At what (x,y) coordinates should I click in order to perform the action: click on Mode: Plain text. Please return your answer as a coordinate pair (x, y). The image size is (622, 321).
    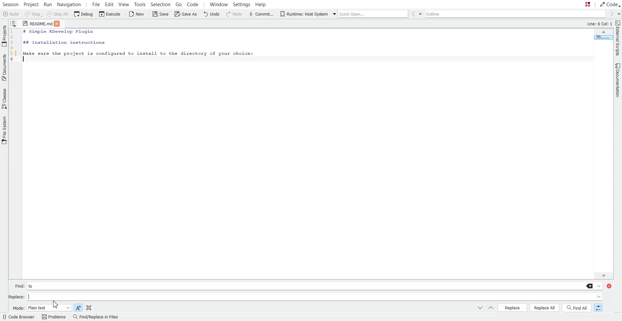
    Looking at the image, I should click on (41, 308).